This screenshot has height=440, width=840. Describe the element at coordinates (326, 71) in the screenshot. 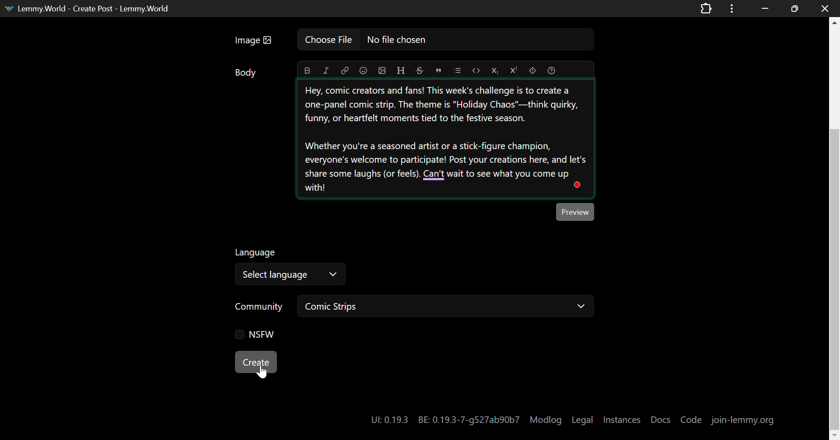

I see `italic` at that location.